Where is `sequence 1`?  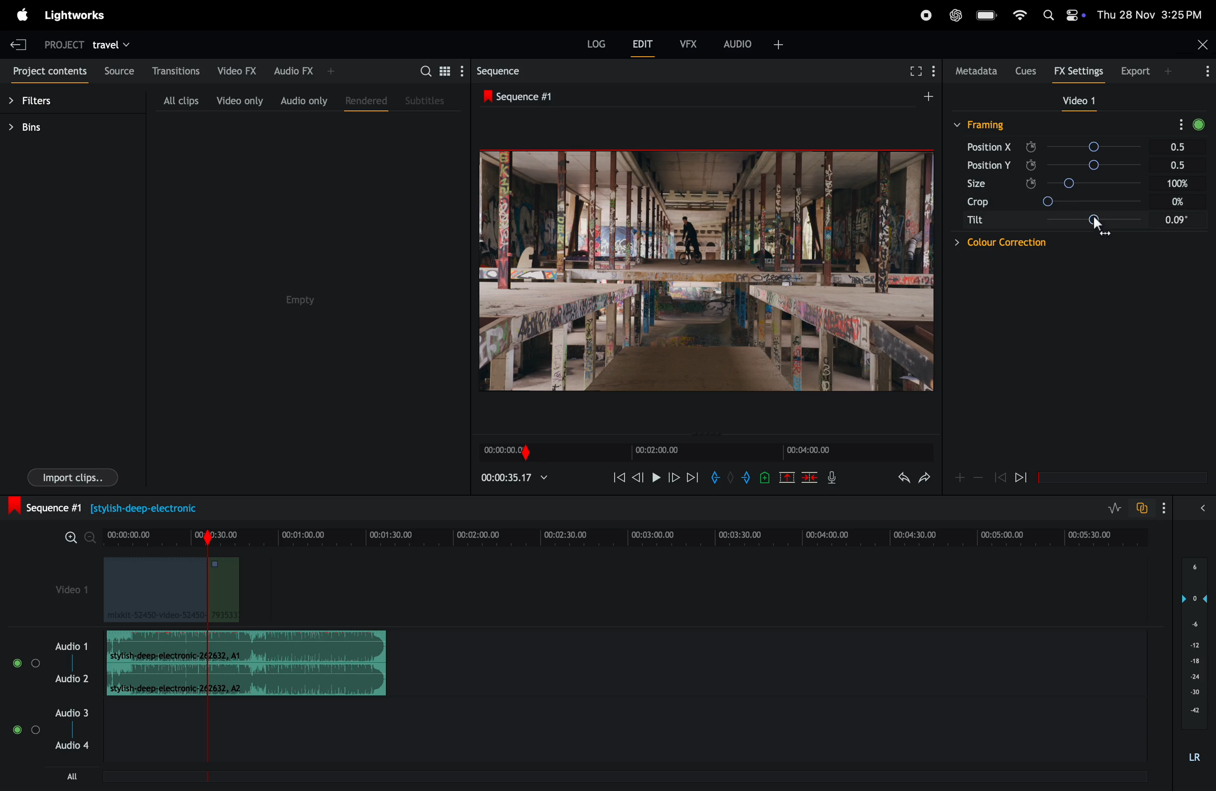 sequence 1 is located at coordinates (530, 96).